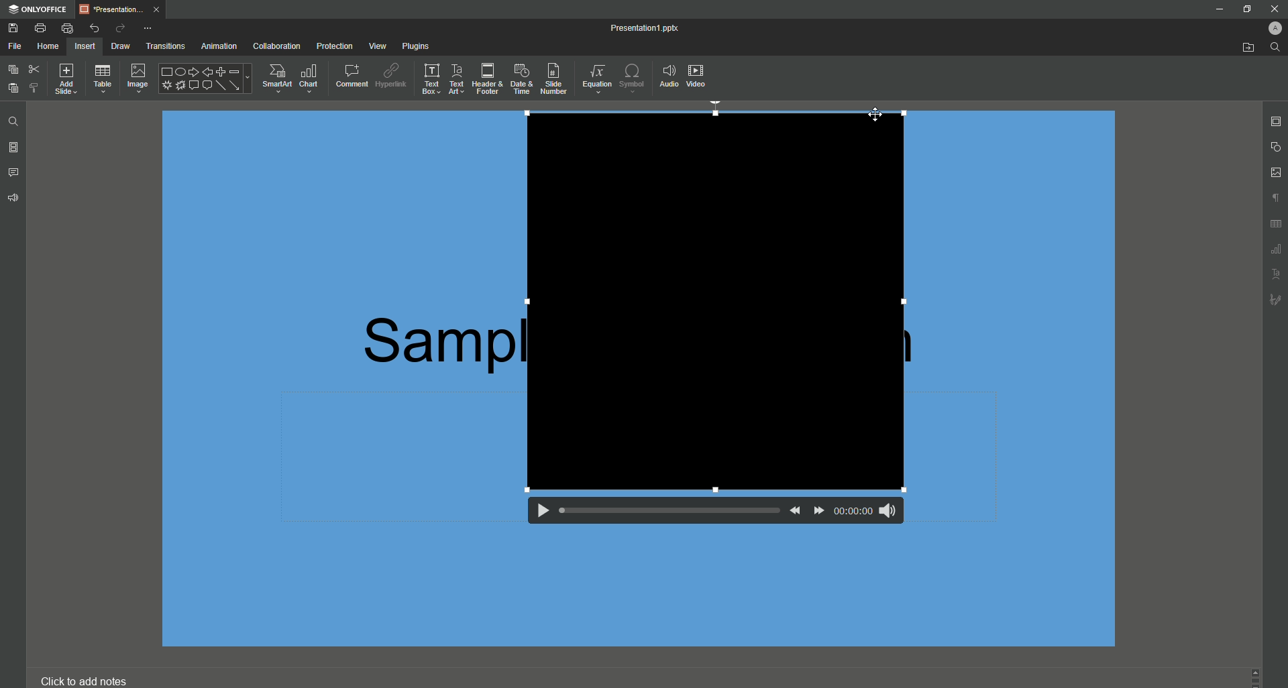  Describe the element at coordinates (103, 79) in the screenshot. I see `Table` at that location.